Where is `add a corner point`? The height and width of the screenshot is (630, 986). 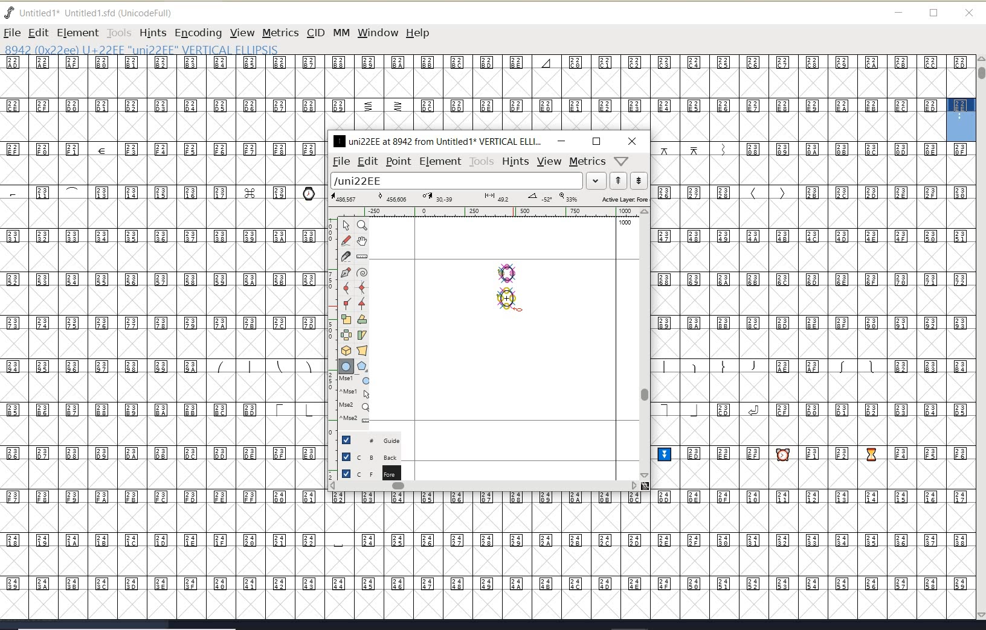
add a corner point is located at coordinates (347, 303).